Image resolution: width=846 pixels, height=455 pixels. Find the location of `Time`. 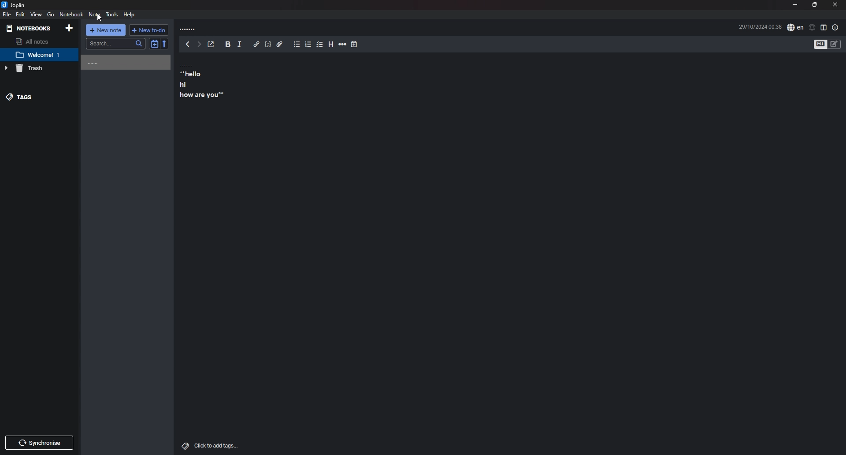

Time is located at coordinates (759, 26).